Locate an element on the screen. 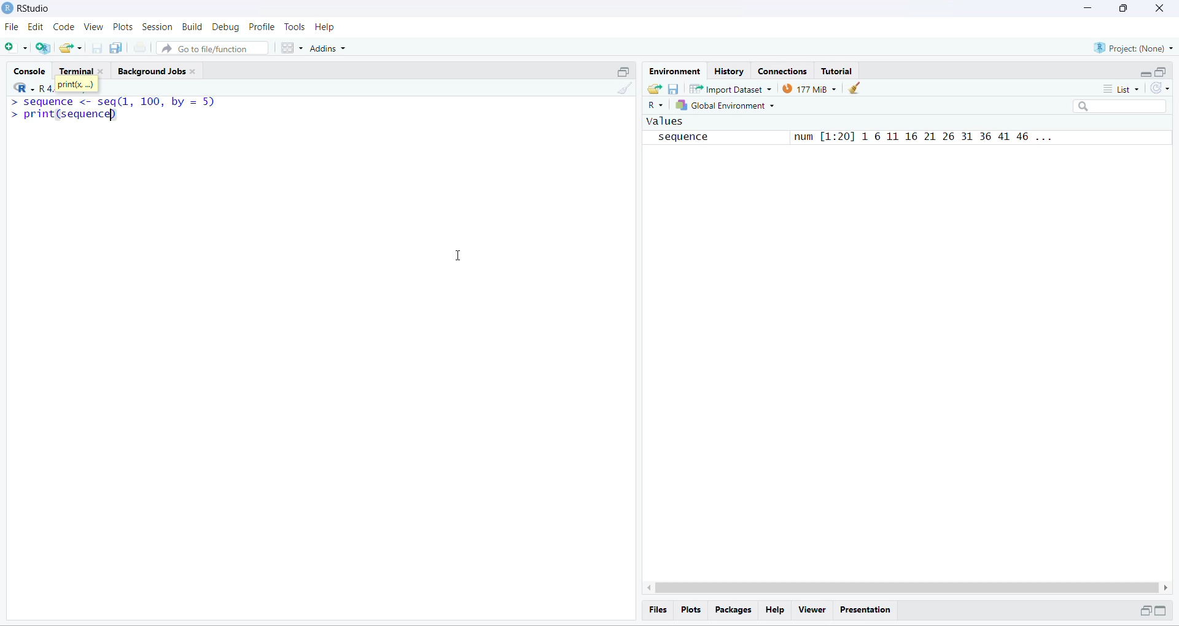 The width and height of the screenshot is (1179, 626). add R file is located at coordinates (43, 48).